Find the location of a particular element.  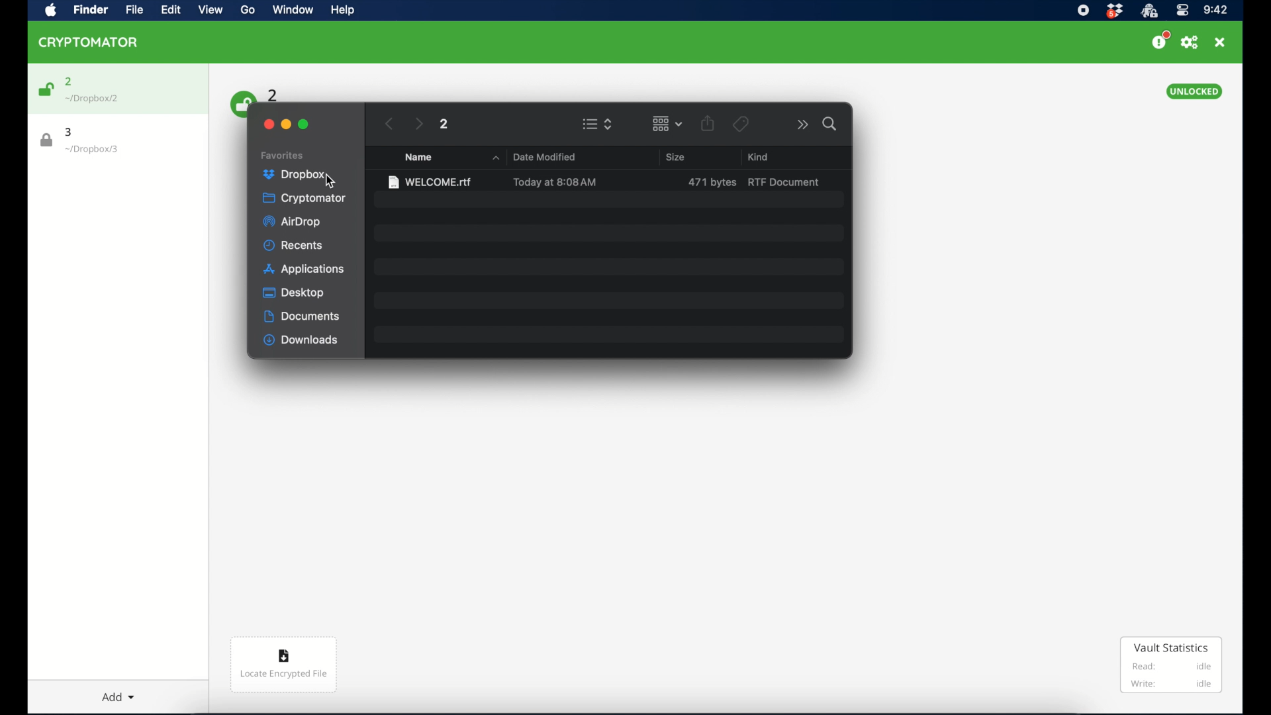

documents is located at coordinates (302, 316).